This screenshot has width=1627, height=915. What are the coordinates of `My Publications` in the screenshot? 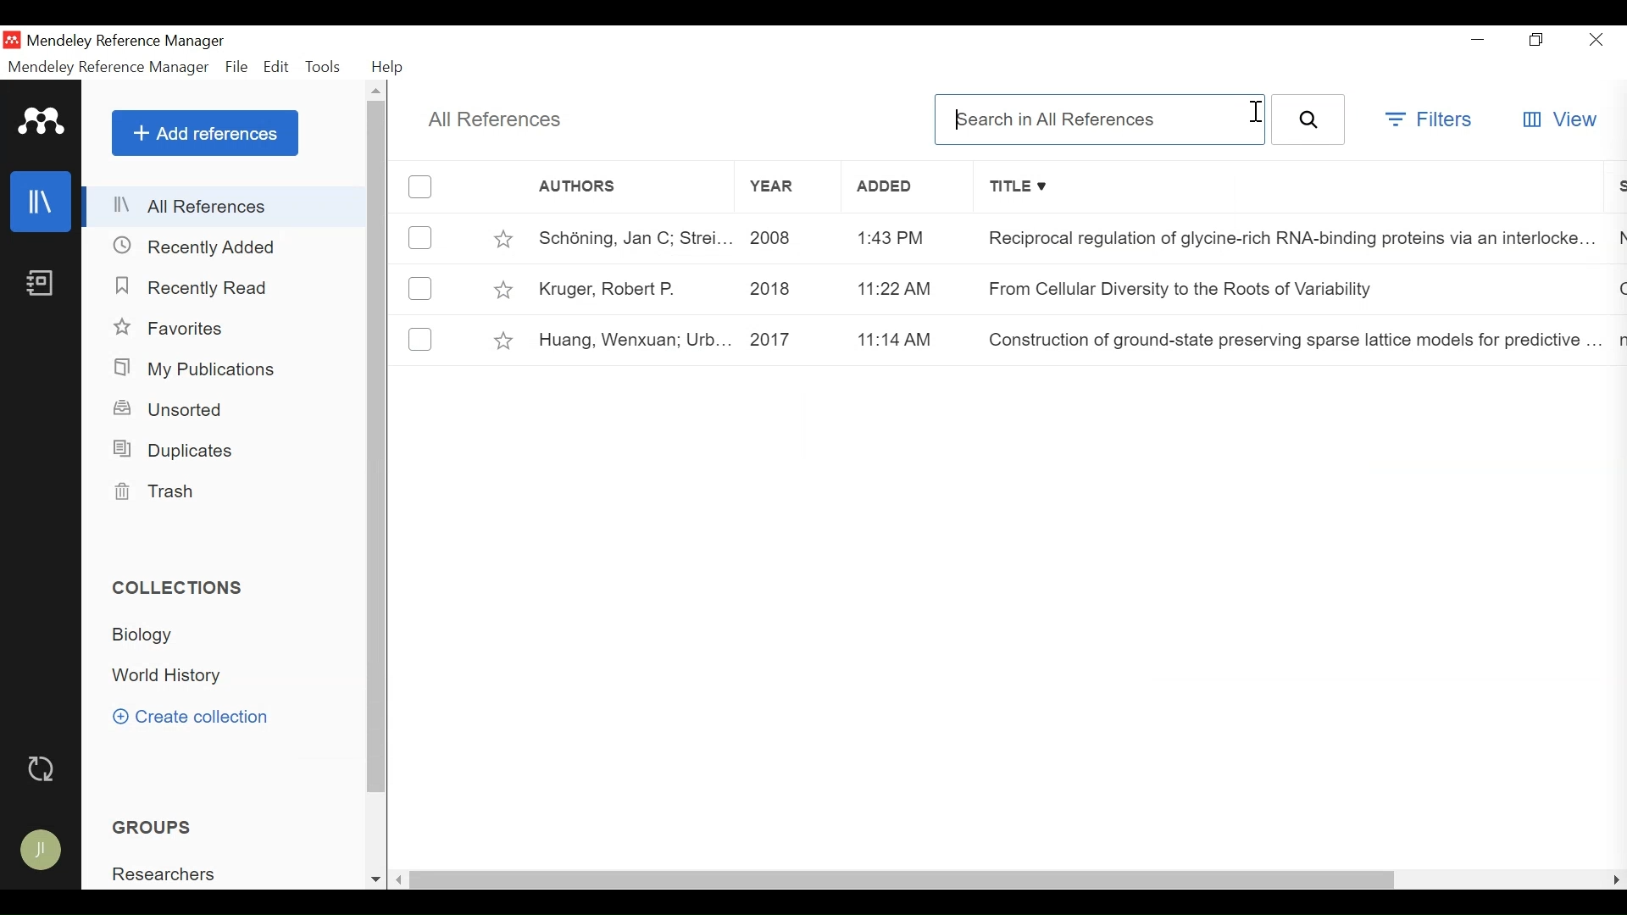 It's located at (197, 370).